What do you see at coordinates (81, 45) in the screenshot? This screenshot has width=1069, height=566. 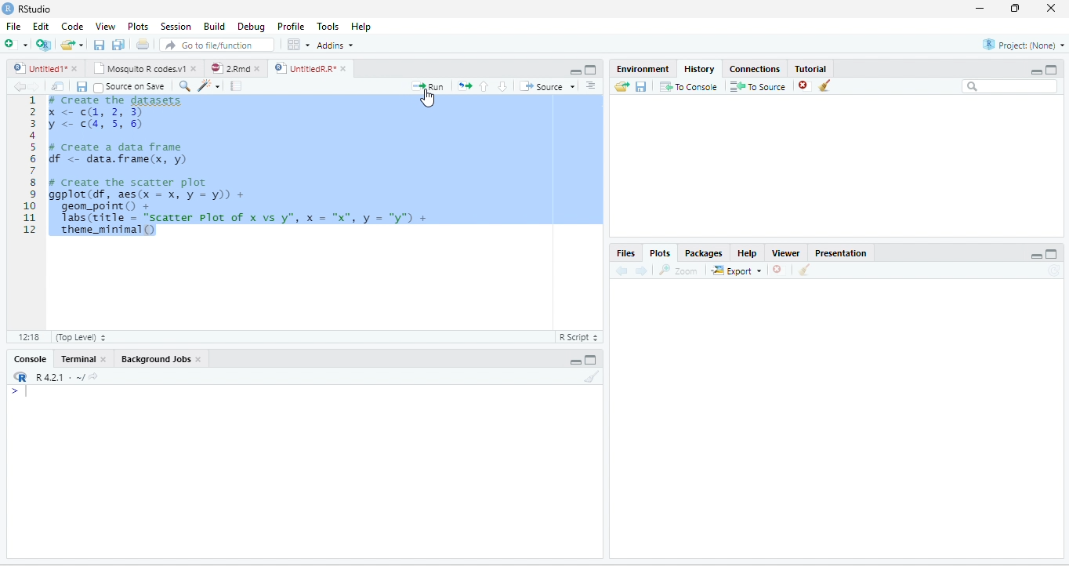 I see `Open recent files` at bounding box center [81, 45].